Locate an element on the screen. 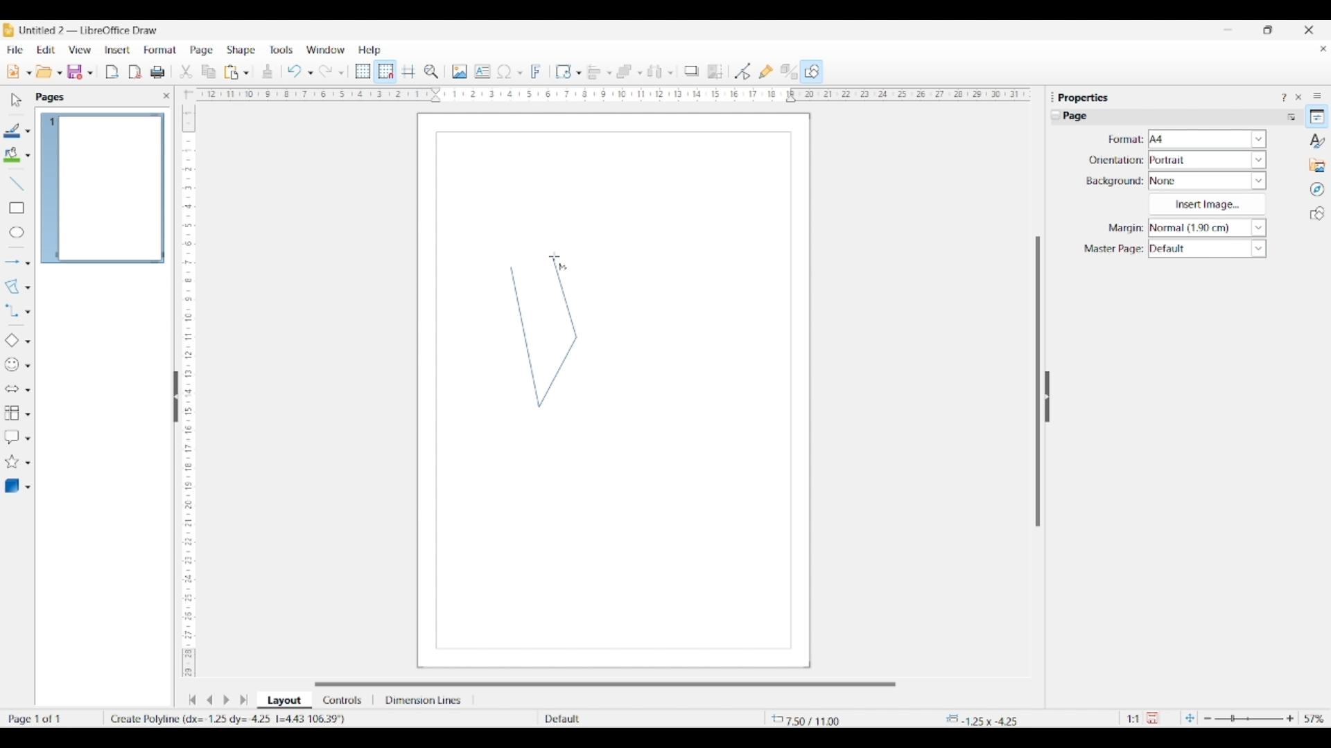 The width and height of the screenshot is (1331, 748). Scaling factor of the document is located at coordinates (1133, 719).